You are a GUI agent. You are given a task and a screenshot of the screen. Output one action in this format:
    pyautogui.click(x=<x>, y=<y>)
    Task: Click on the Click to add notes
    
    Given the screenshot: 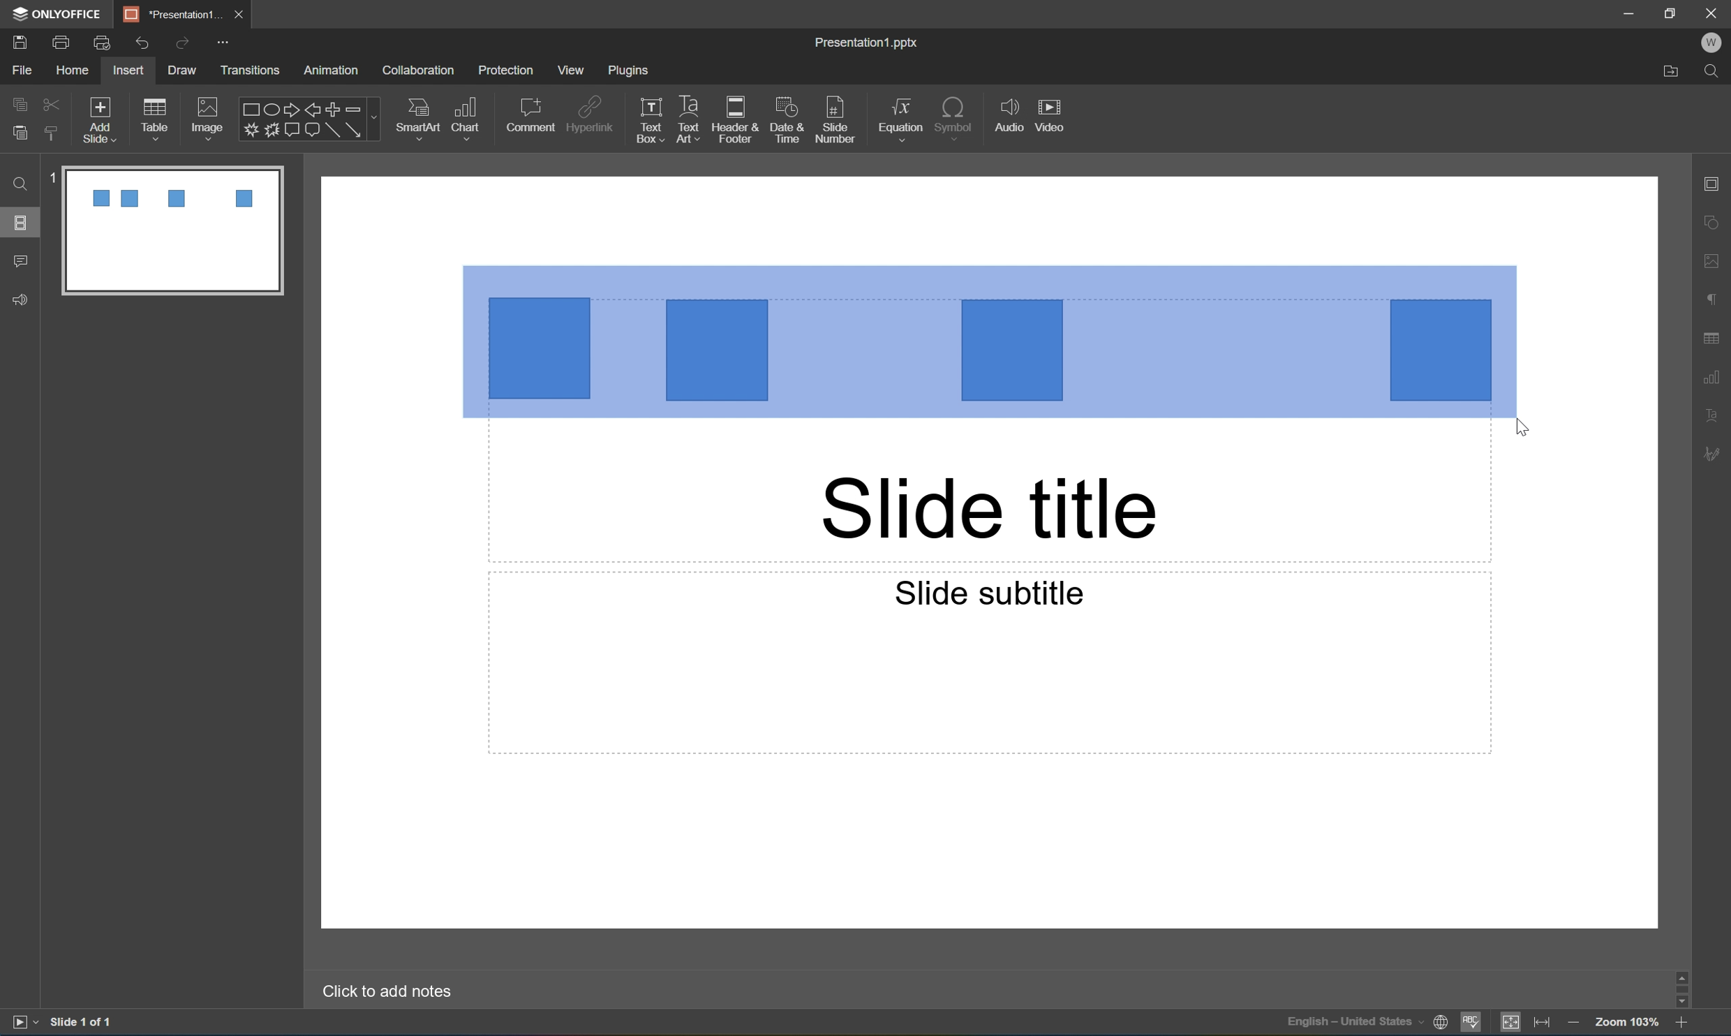 What is the action you would take?
    pyautogui.click(x=392, y=991)
    